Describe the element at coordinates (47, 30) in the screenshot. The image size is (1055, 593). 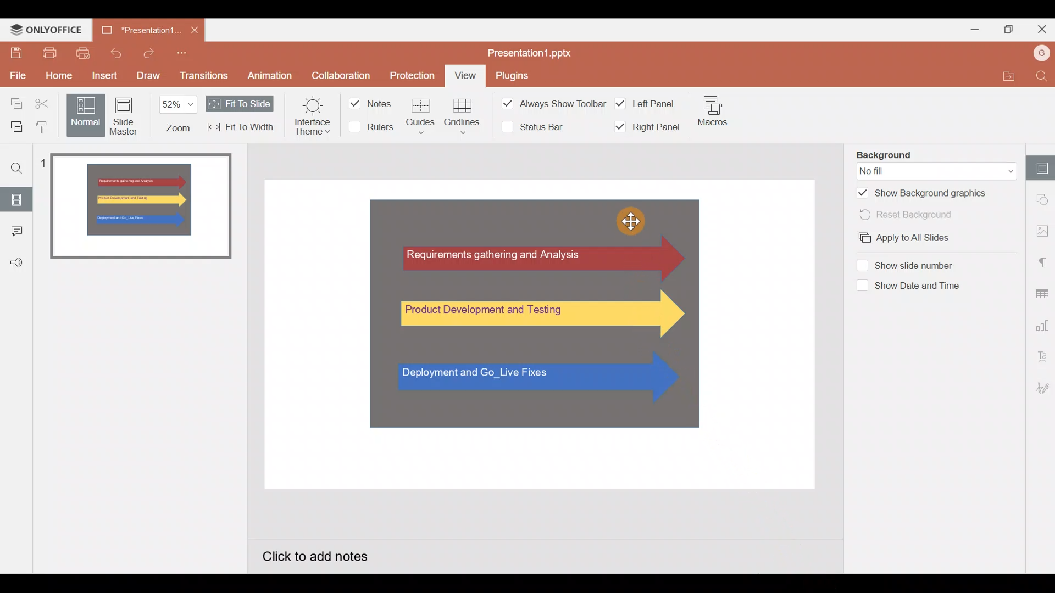
I see `ONLYOFFICE` at that location.